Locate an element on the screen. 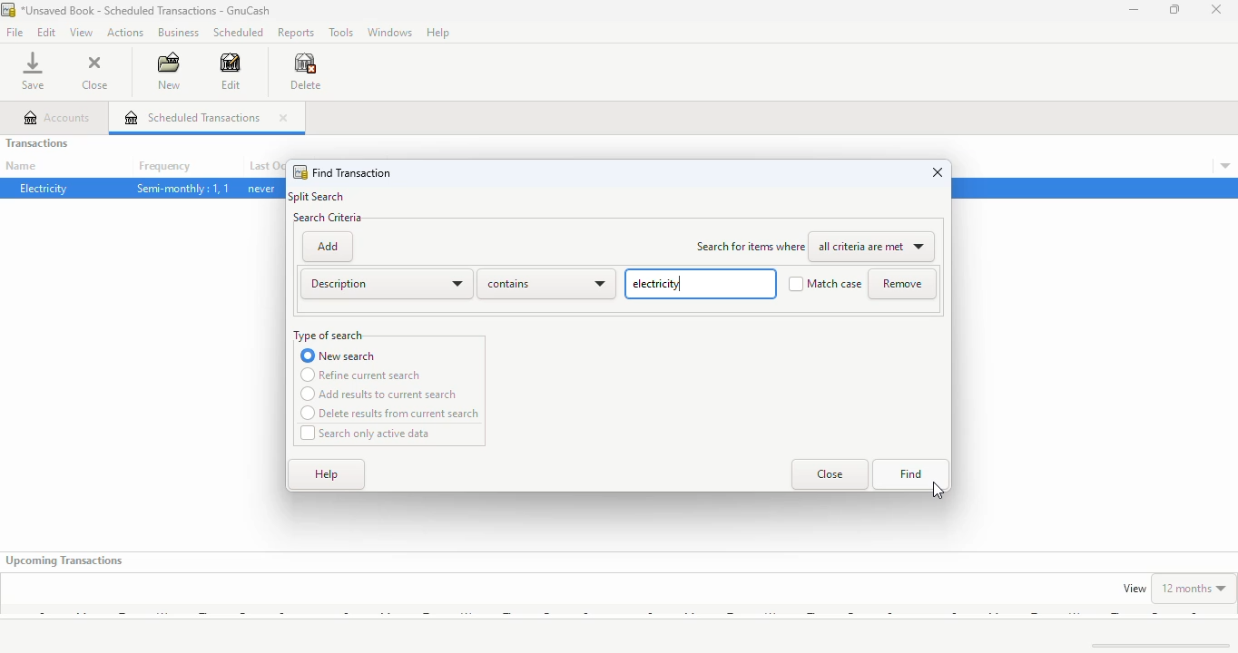 Image resolution: width=1238 pixels, height=653 pixels. split search is located at coordinates (318, 197).